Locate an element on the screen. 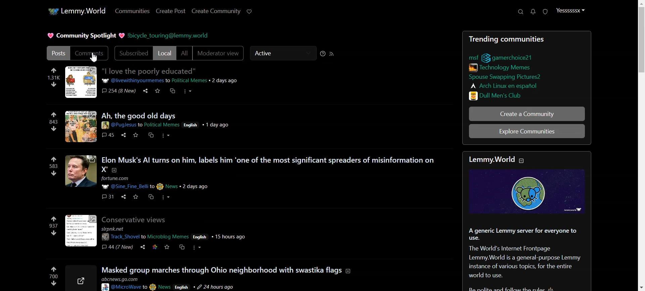 This screenshot has height=291, width=645. Search is located at coordinates (521, 12).